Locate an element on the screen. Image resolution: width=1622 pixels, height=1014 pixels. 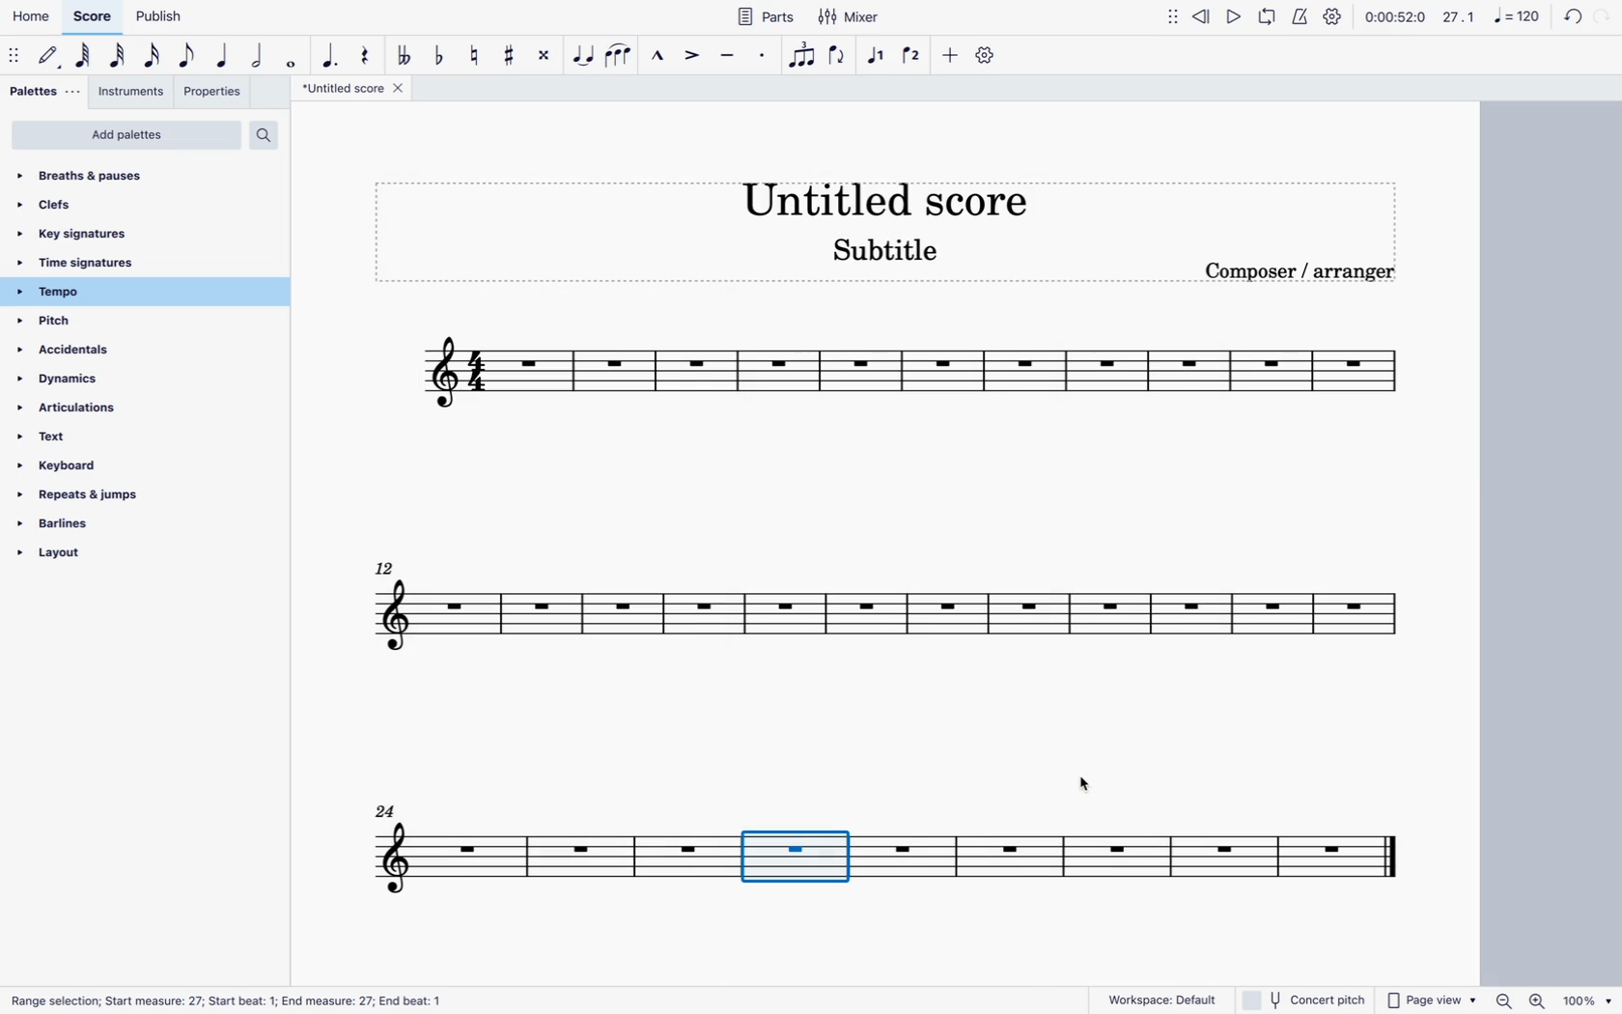
64th note is located at coordinates (85, 56).